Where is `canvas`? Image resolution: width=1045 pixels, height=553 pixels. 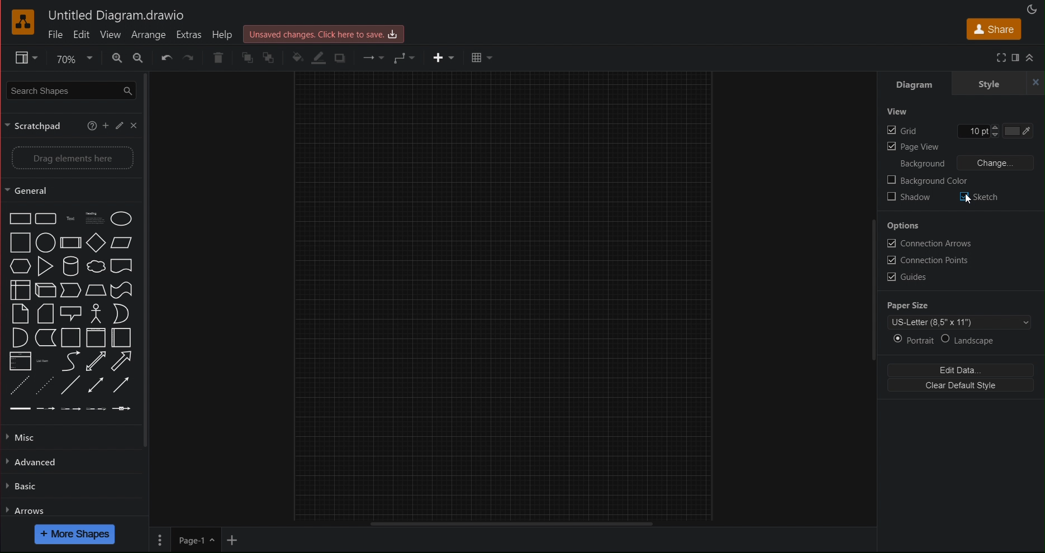 canvas is located at coordinates (503, 295).